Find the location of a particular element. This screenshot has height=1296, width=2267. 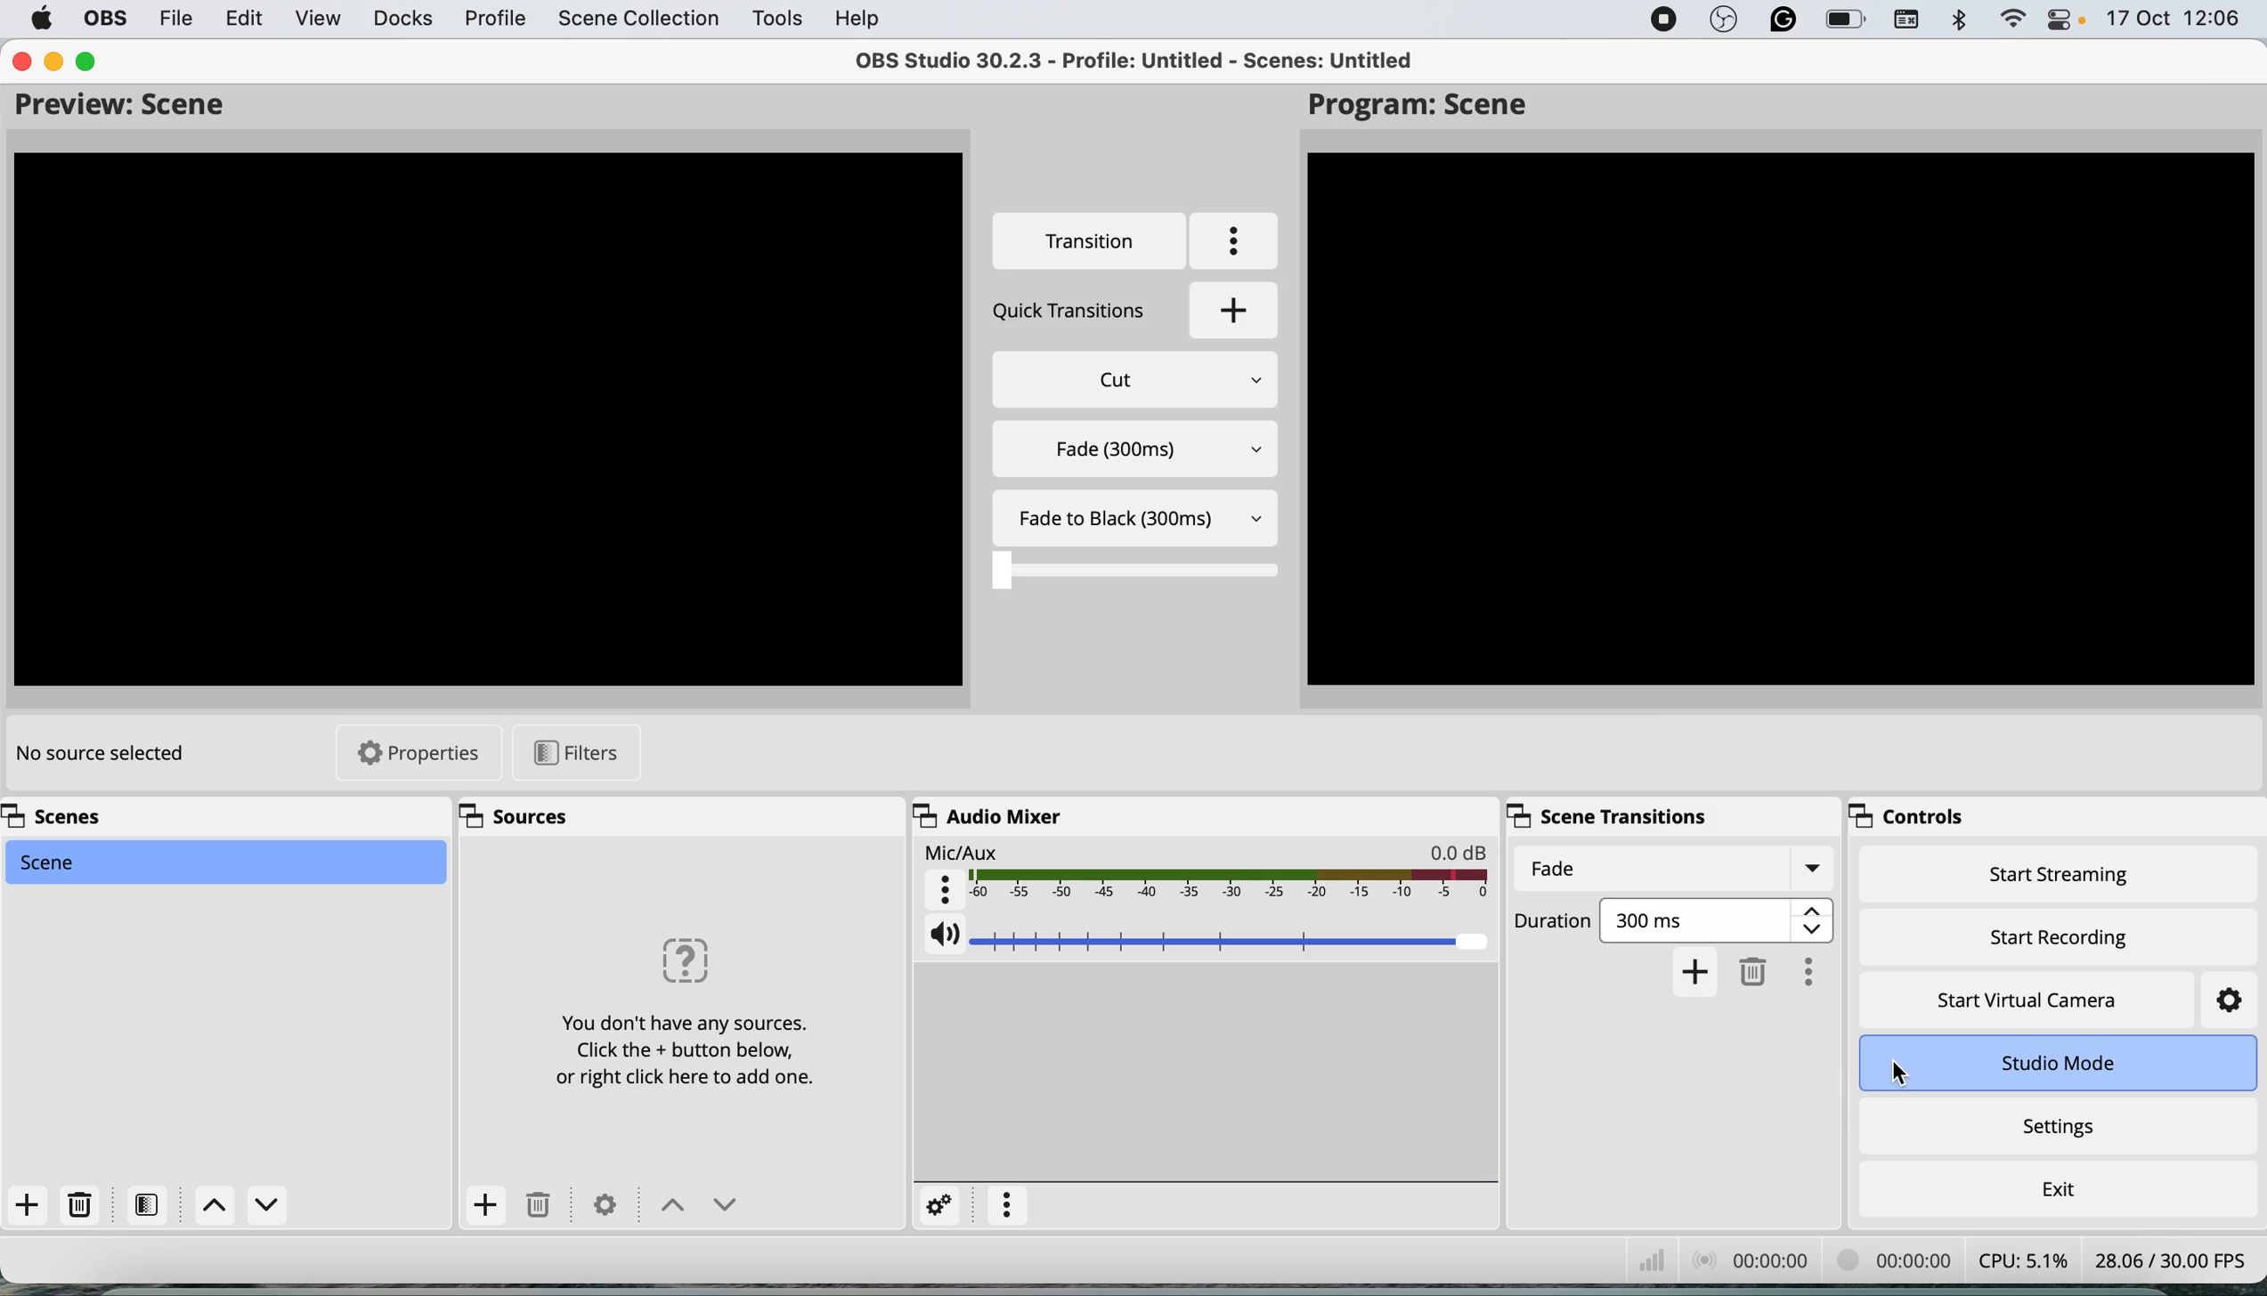

transition duration is located at coordinates (1674, 919).